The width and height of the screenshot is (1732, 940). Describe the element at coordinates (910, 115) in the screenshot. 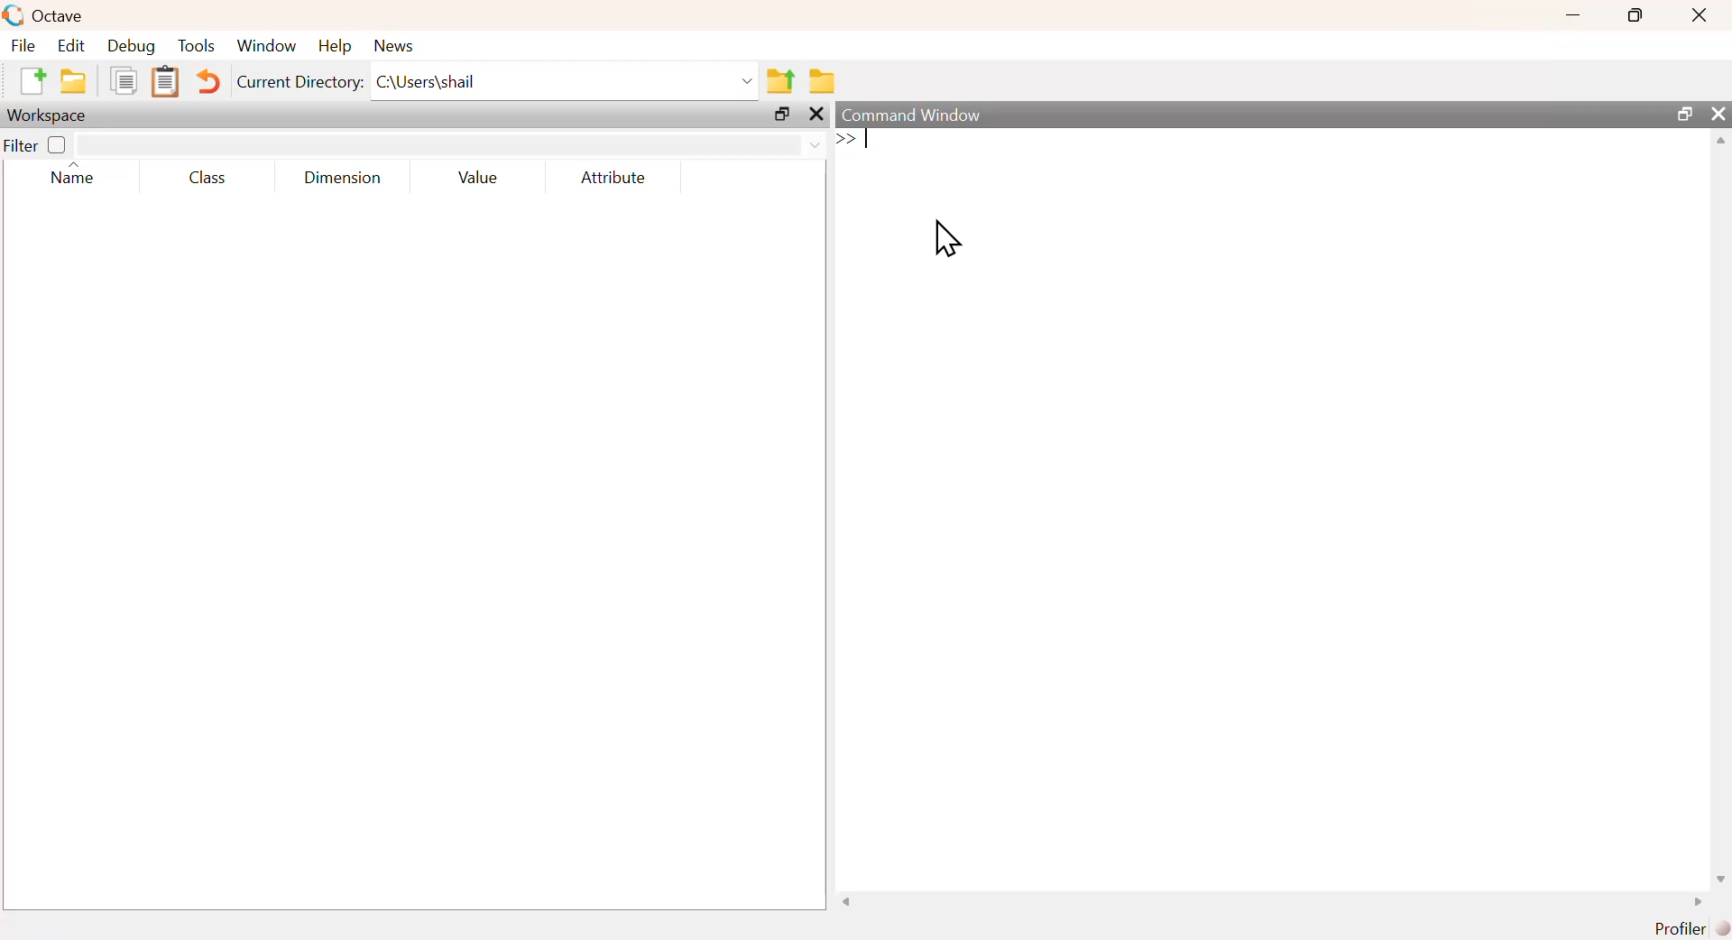

I see `Command Window` at that location.